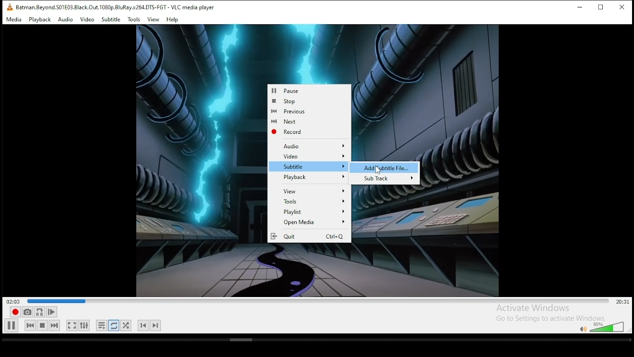 The width and height of the screenshot is (634, 357). What do you see at coordinates (582, 329) in the screenshot?
I see `mute/unmute` at bounding box center [582, 329].